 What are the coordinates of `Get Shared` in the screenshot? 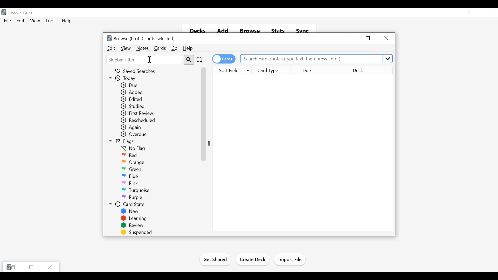 It's located at (215, 260).